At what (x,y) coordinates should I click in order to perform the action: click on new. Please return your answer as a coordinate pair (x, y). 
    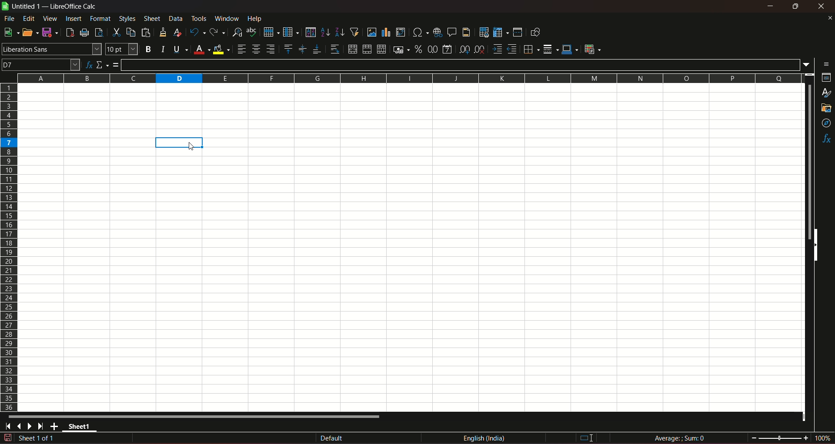
    Looking at the image, I should click on (10, 32).